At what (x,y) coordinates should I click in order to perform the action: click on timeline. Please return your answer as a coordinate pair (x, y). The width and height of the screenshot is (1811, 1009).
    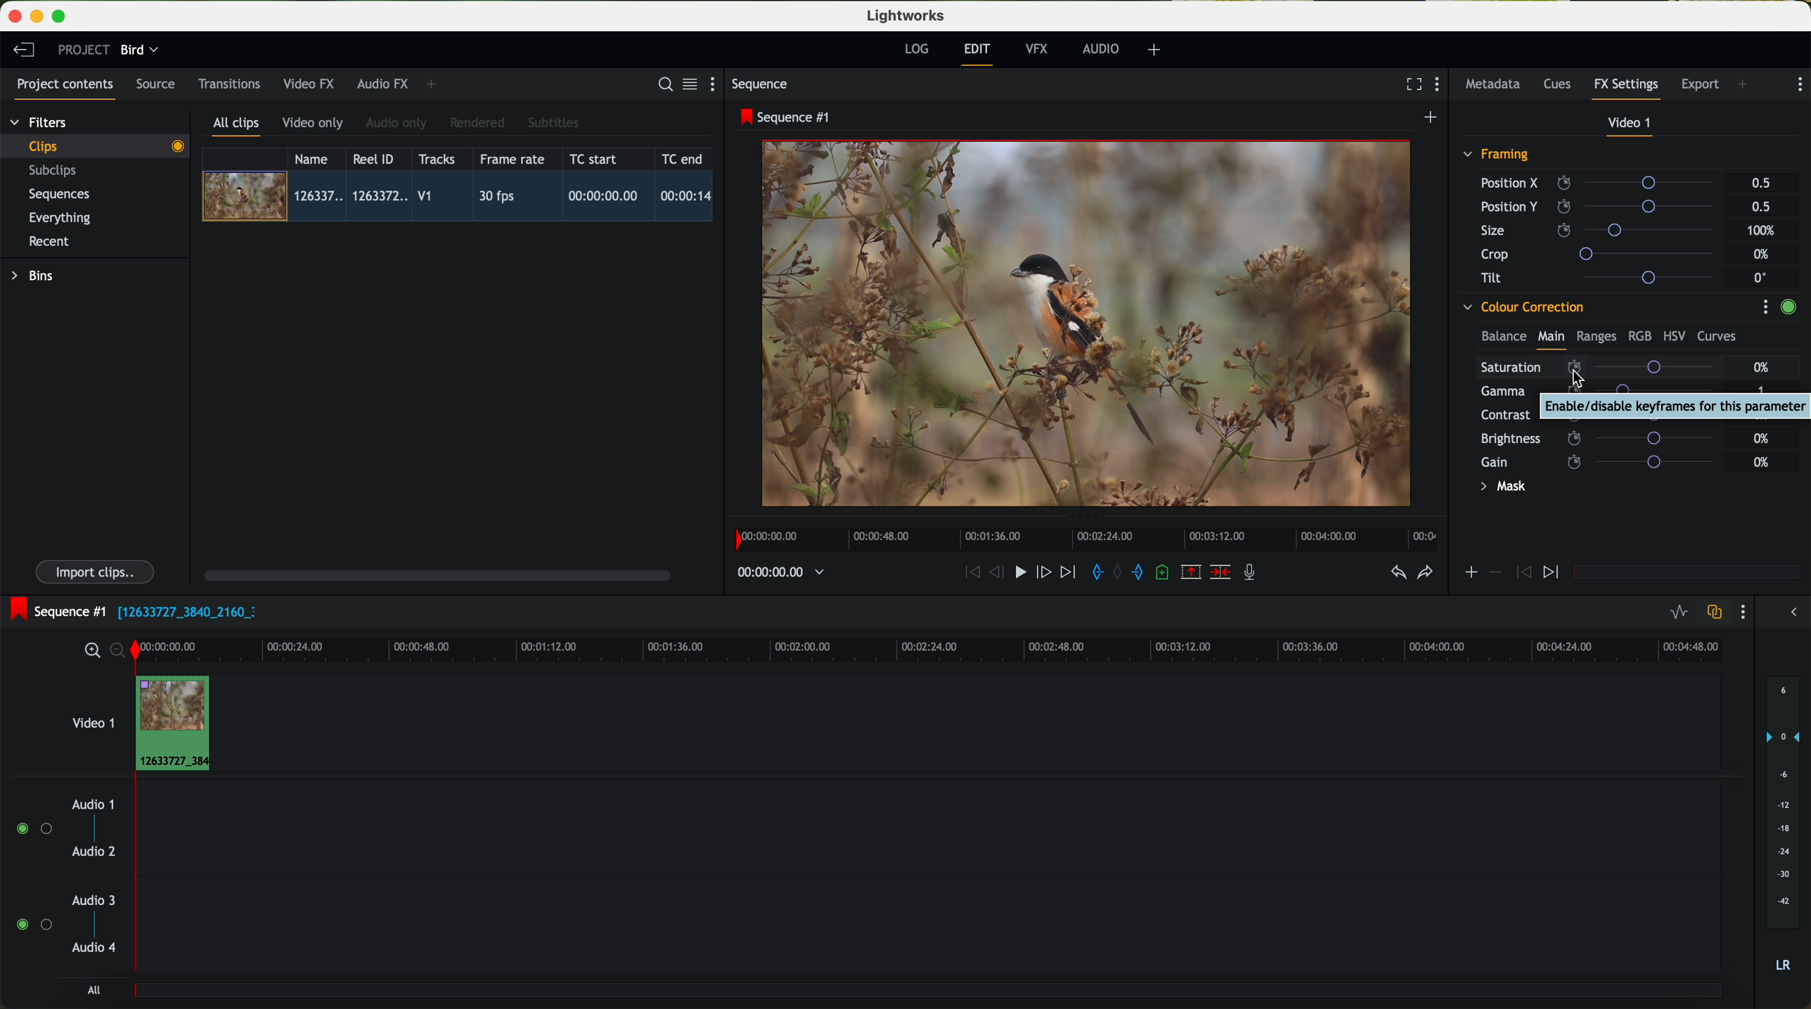
    Looking at the image, I should click on (1082, 535).